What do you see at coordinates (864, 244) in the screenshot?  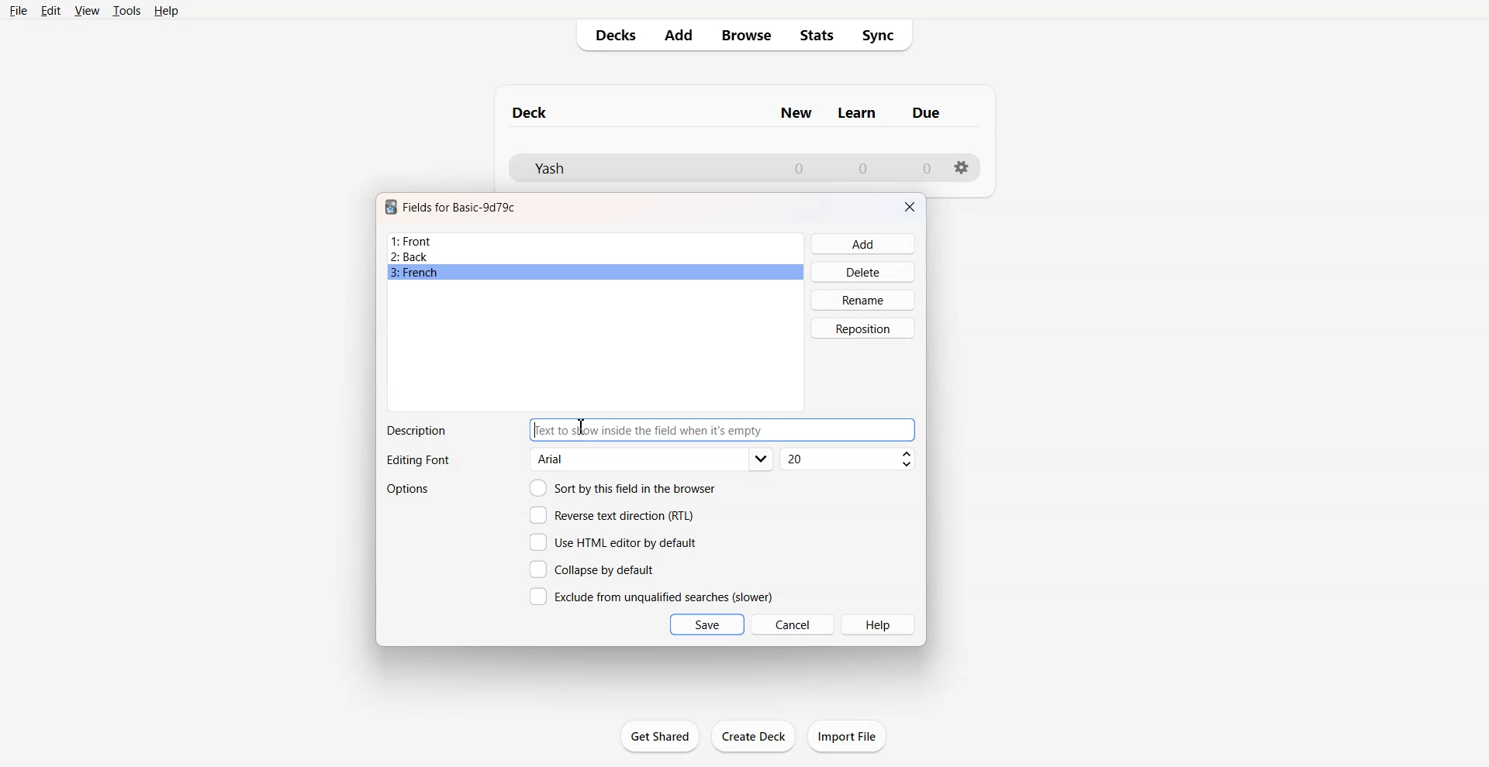 I see `Add` at bounding box center [864, 244].